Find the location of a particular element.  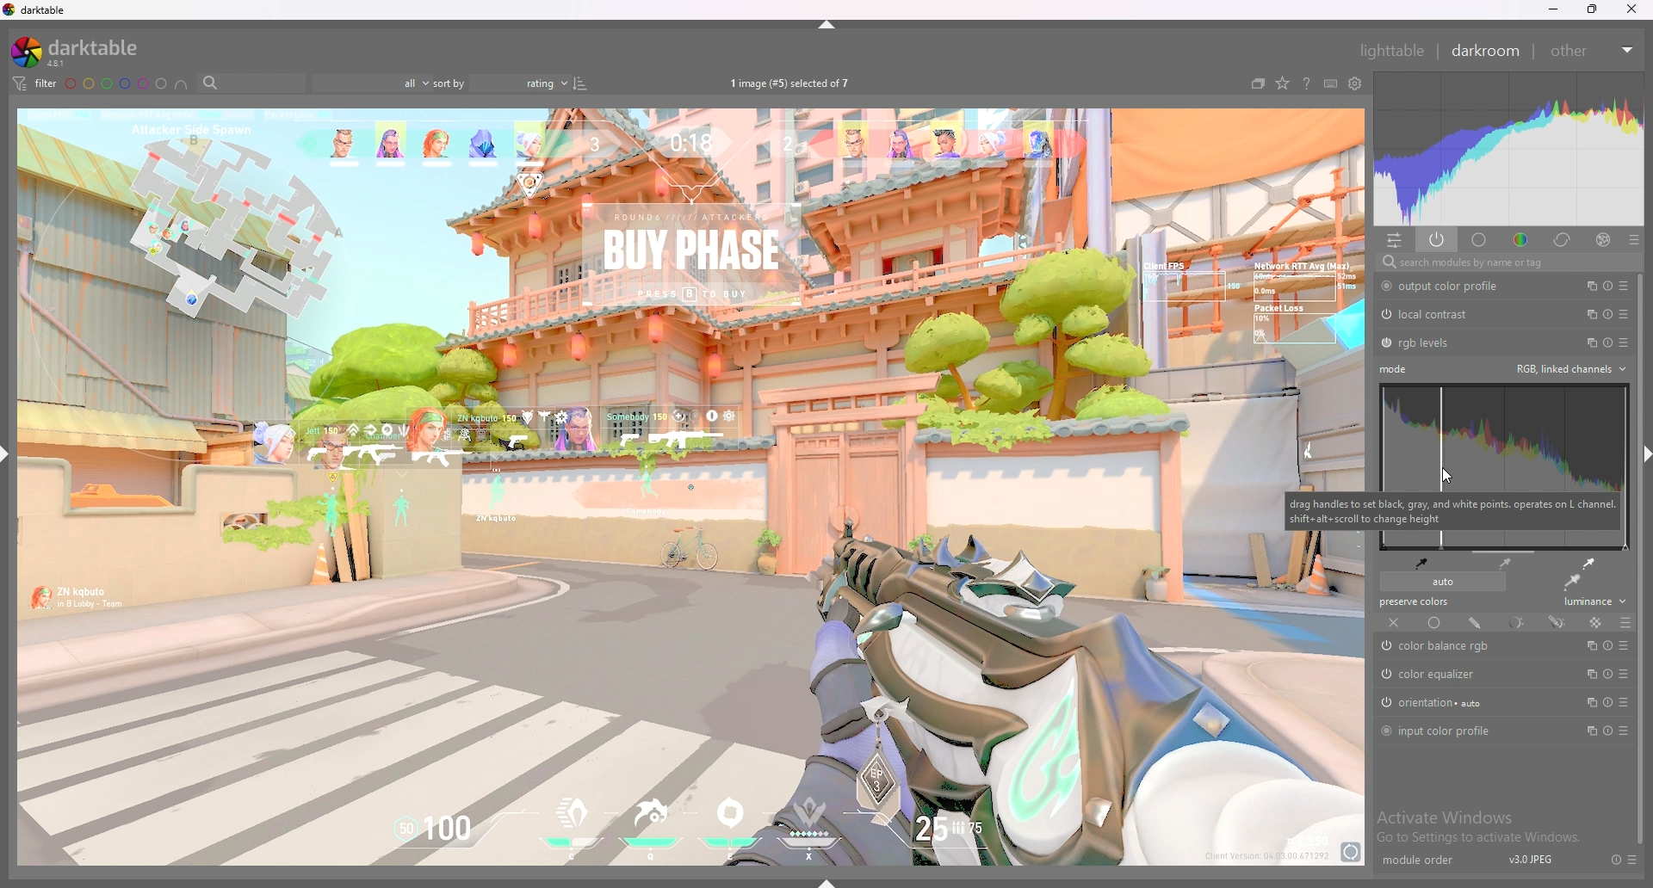

base is located at coordinates (1480, 240).